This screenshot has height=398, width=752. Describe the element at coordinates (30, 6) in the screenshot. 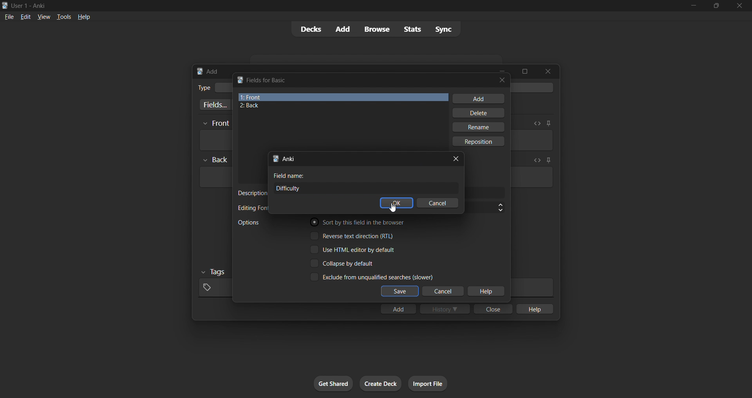

I see `Text` at that location.